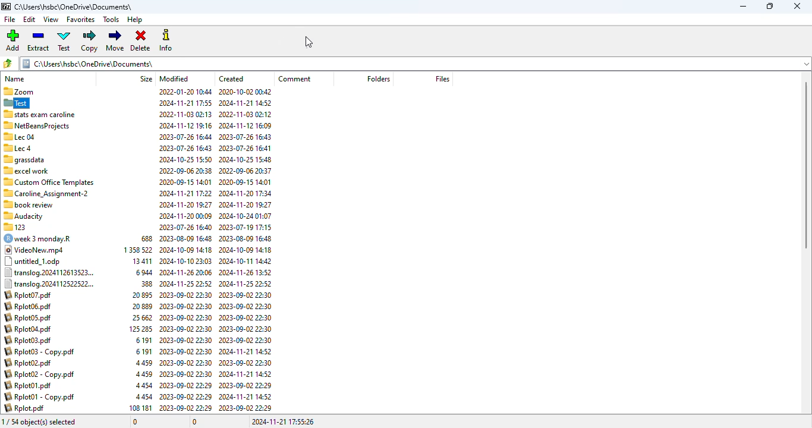 This screenshot has width=812, height=428. Describe the element at coordinates (246, 136) in the screenshot. I see `2023-07-26 16:43` at that location.